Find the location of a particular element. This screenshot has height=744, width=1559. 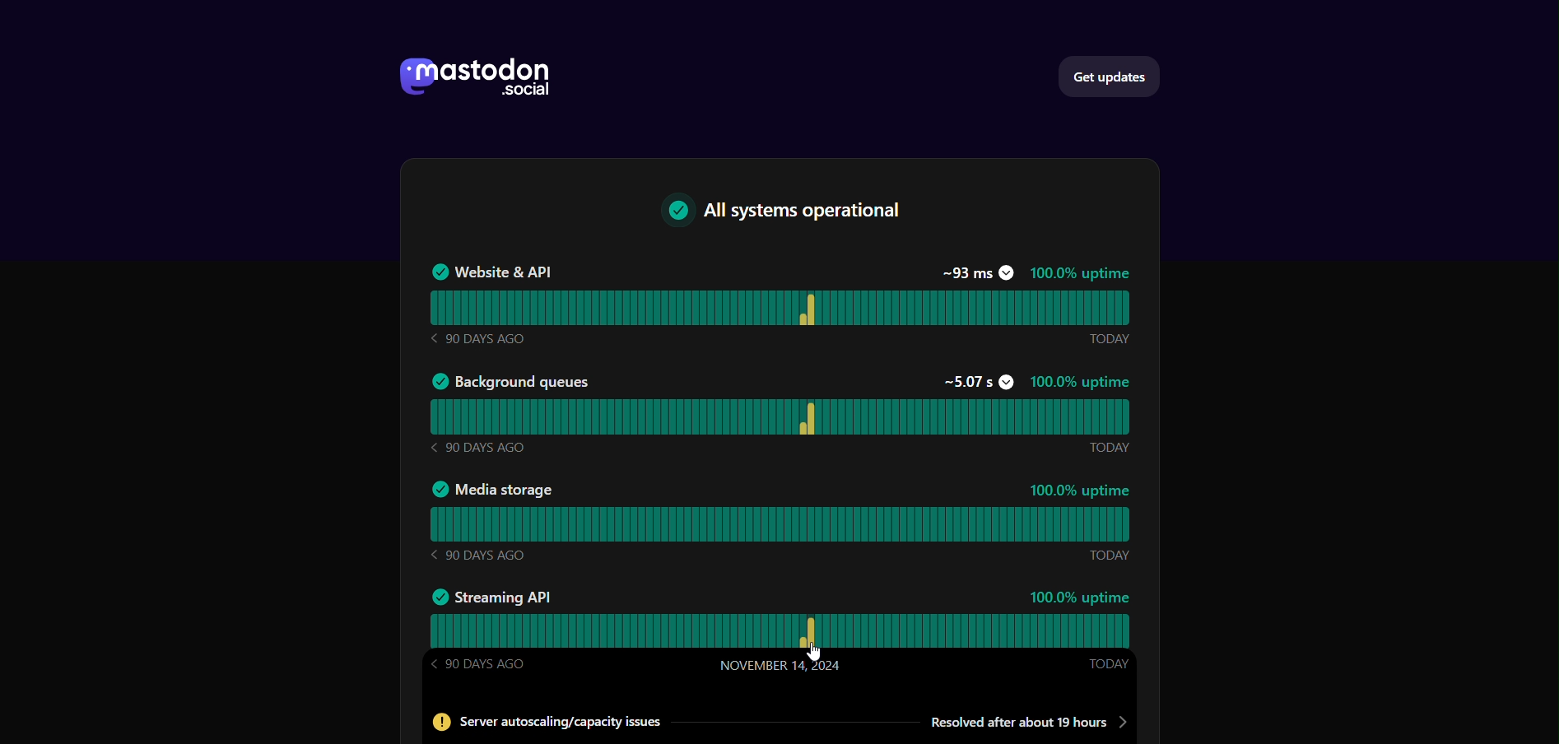

~5.07s is located at coordinates (976, 382).